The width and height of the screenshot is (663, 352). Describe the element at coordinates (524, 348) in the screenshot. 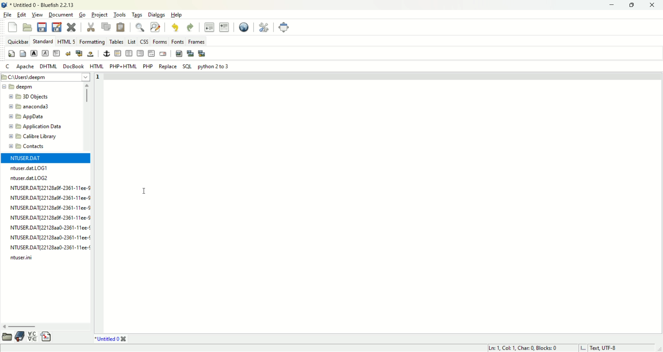

I see `cursor position` at that location.